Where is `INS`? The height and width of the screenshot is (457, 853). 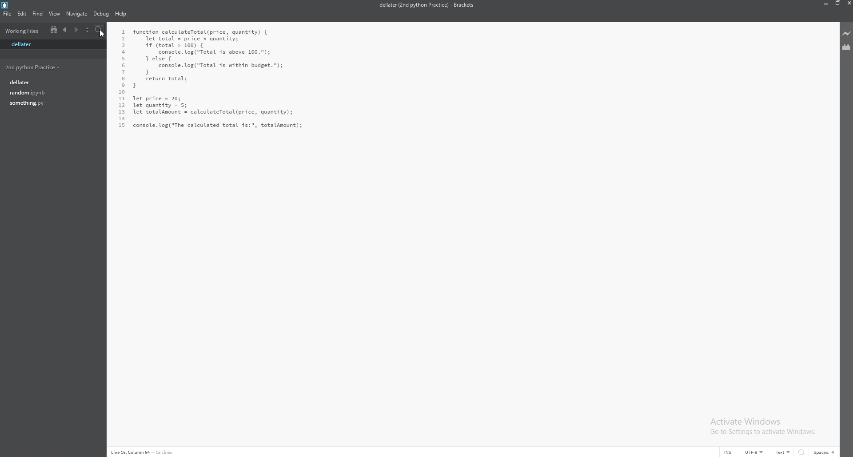
INS is located at coordinates (728, 453).